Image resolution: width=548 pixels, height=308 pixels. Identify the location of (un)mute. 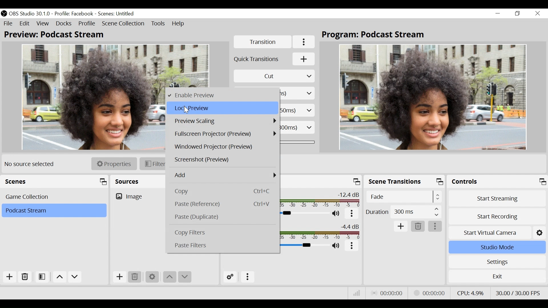
(337, 246).